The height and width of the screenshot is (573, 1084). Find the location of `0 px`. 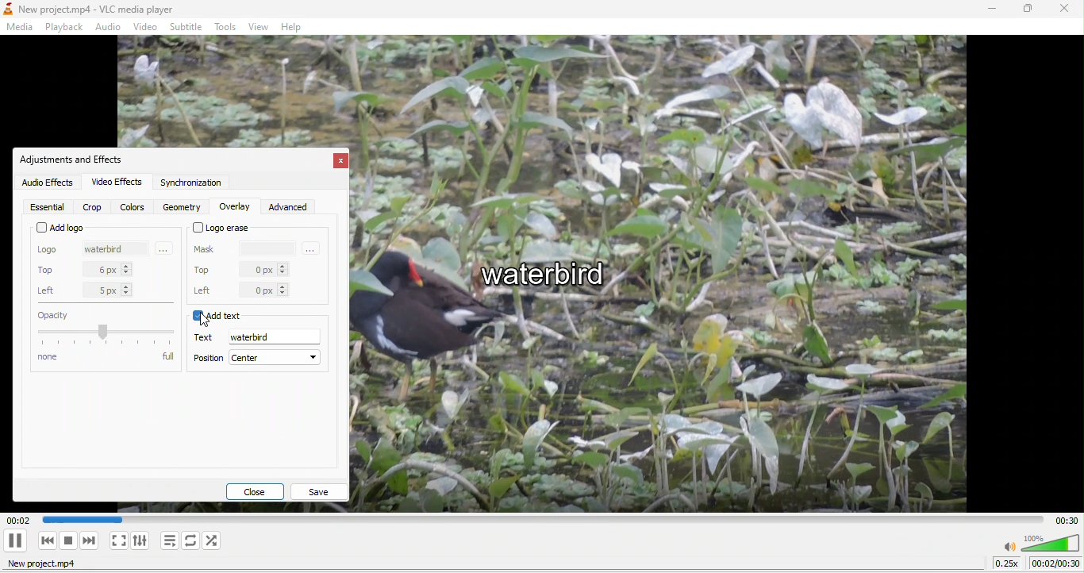

0 px is located at coordinates (269, 271).